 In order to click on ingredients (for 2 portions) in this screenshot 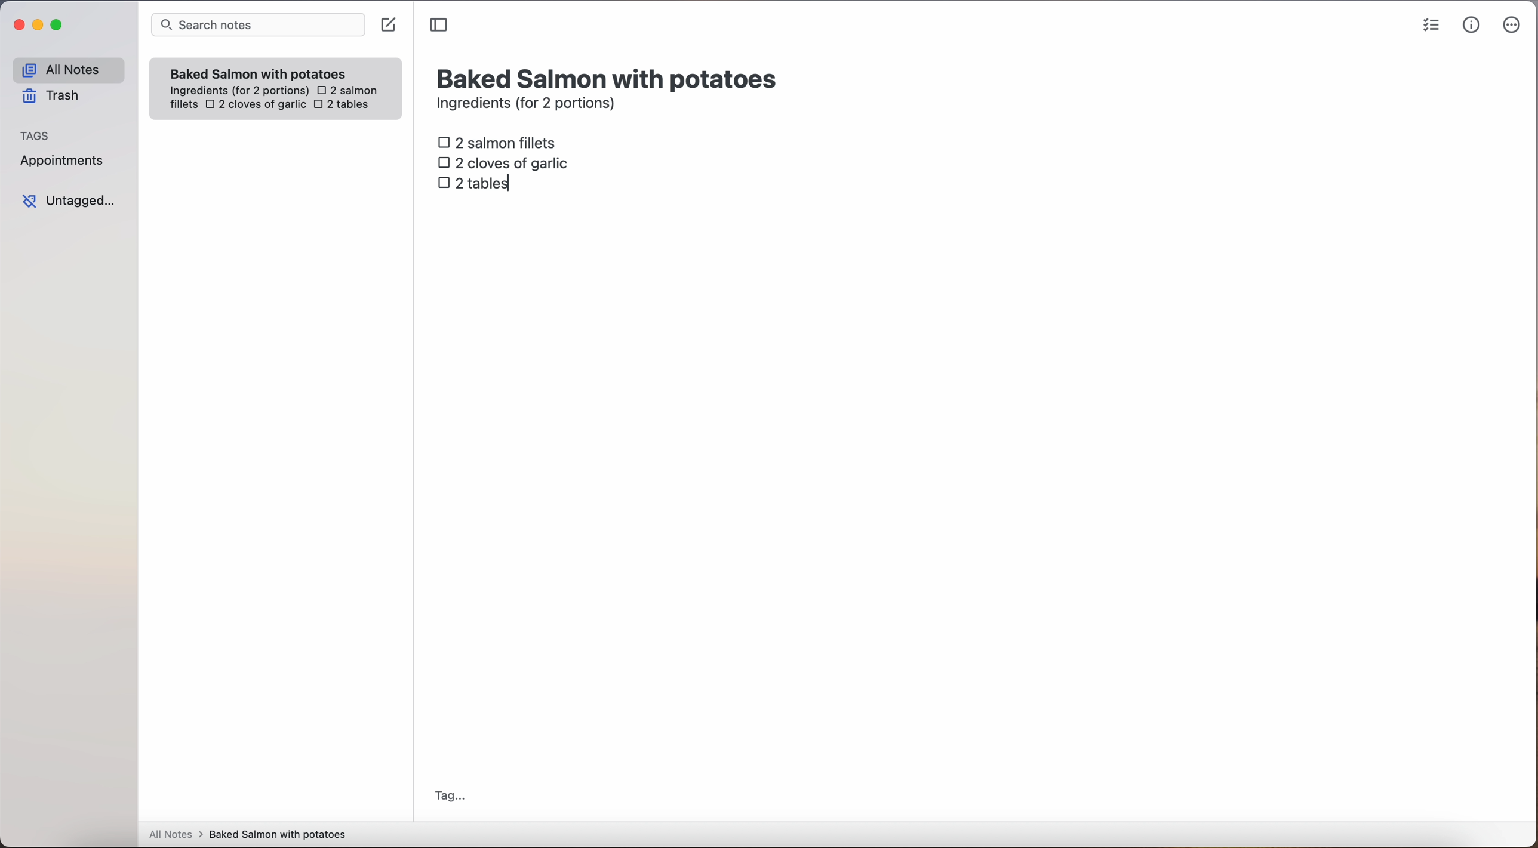, I will do `click(530, 105)`.